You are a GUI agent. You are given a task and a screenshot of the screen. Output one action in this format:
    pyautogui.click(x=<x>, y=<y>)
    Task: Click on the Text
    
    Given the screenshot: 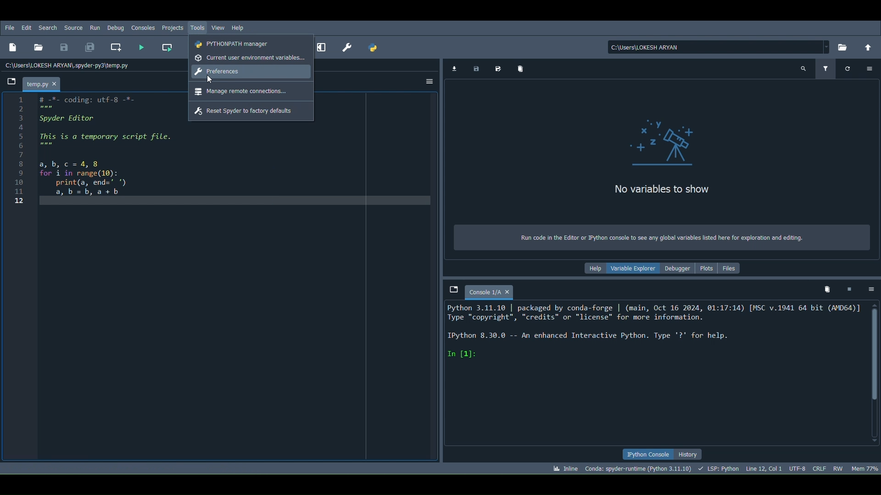 What is the action you would take?
    pyautogui.click(x=660, y=236)
    